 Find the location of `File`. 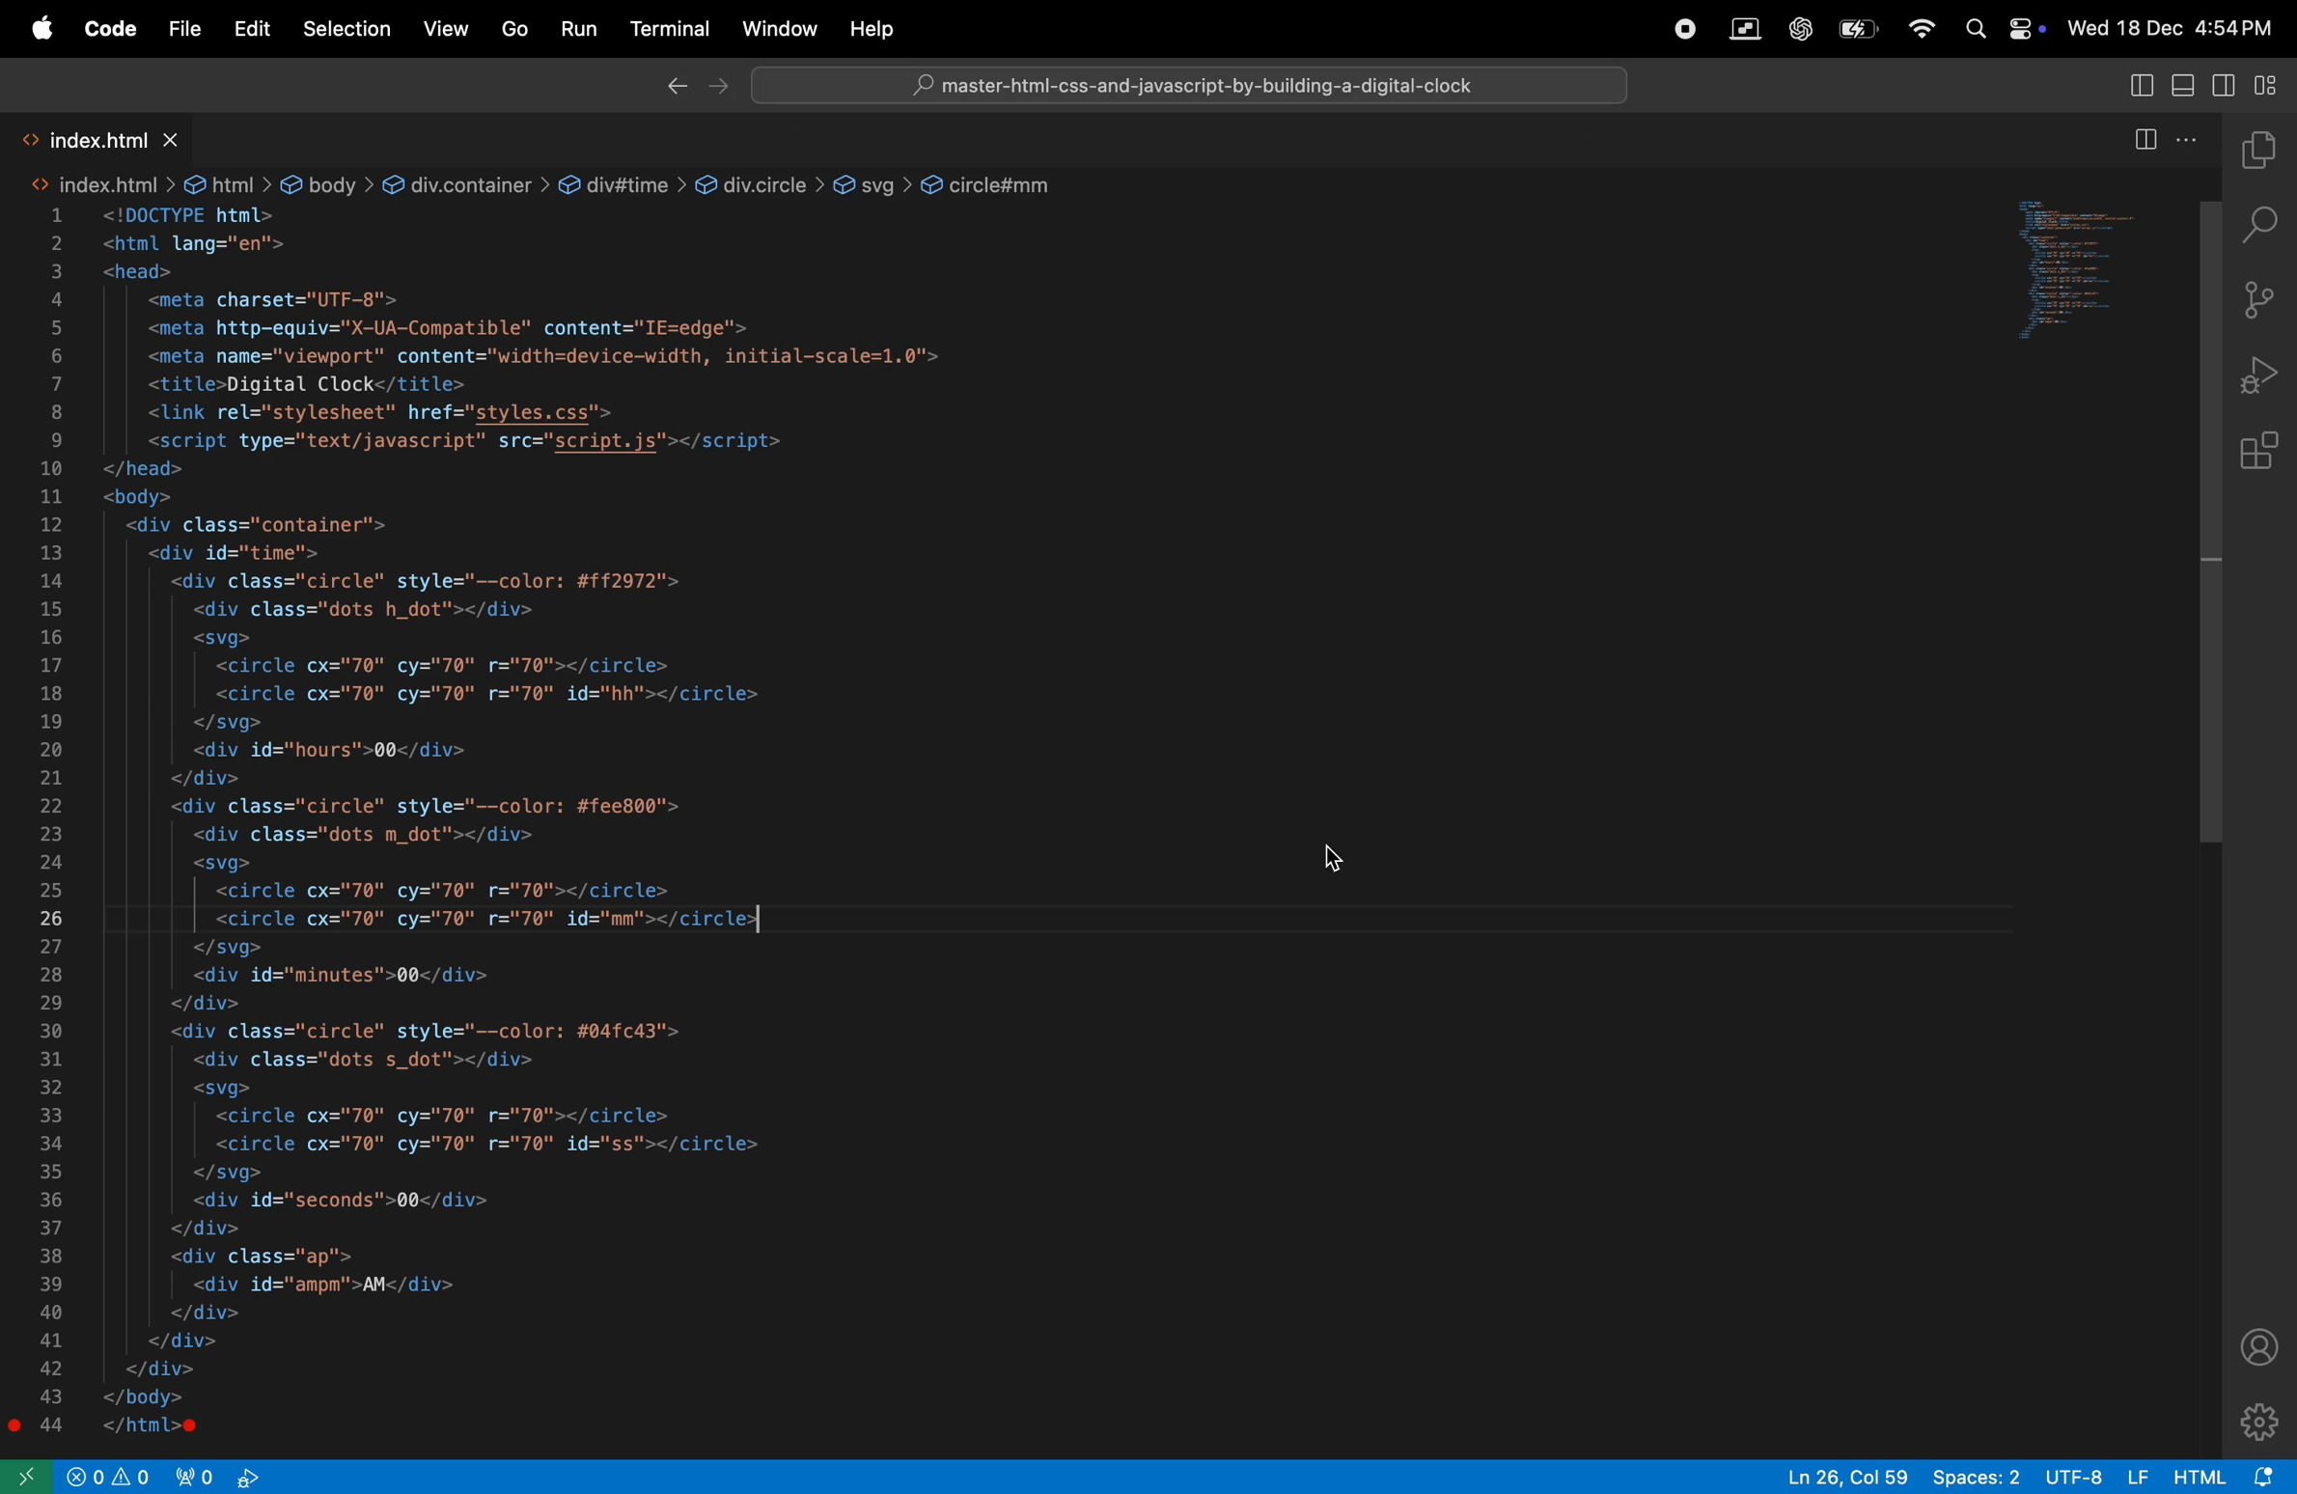

File is located at coordinates (182, 30).